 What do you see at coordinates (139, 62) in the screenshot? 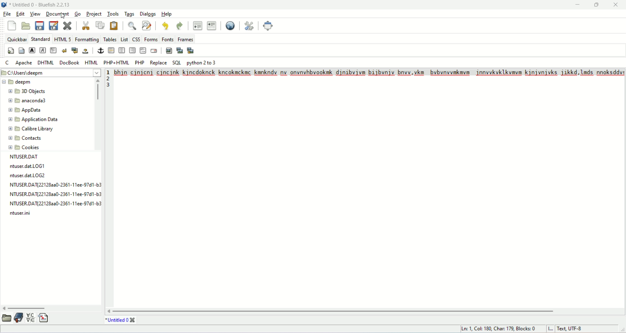
I see `PHP` at bounding box center [139, 62].